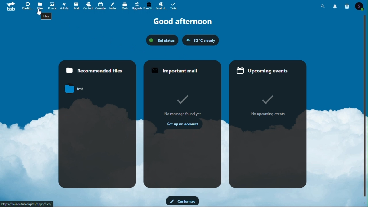 This screenshot has height=207, width=368. I want to click on Activity, so click(64, 6).